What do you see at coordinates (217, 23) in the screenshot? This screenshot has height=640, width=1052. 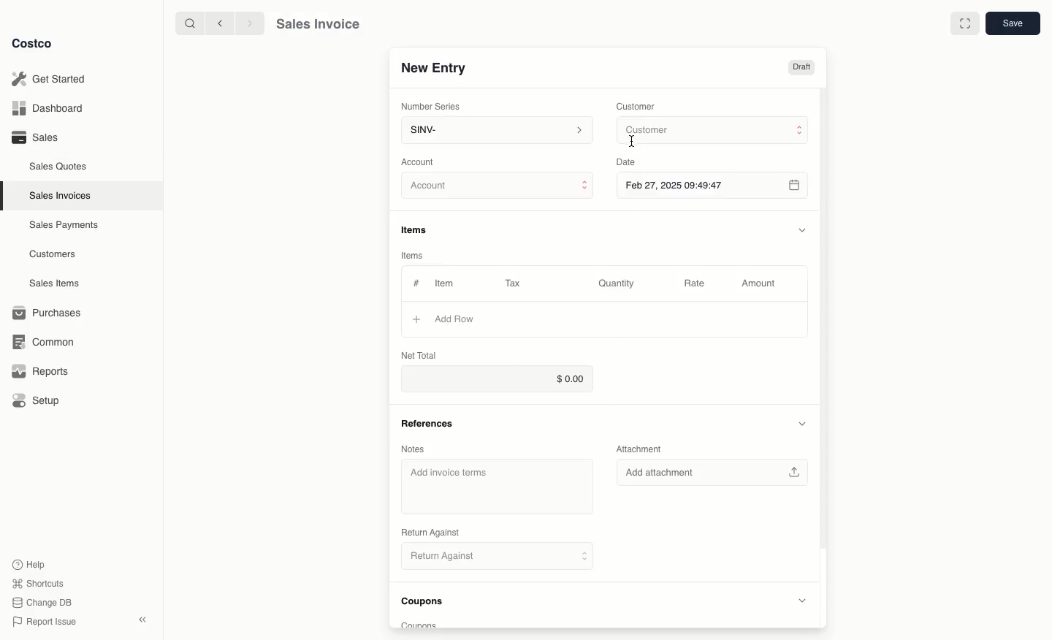 I see `backward` at bounding box center [217, 23].